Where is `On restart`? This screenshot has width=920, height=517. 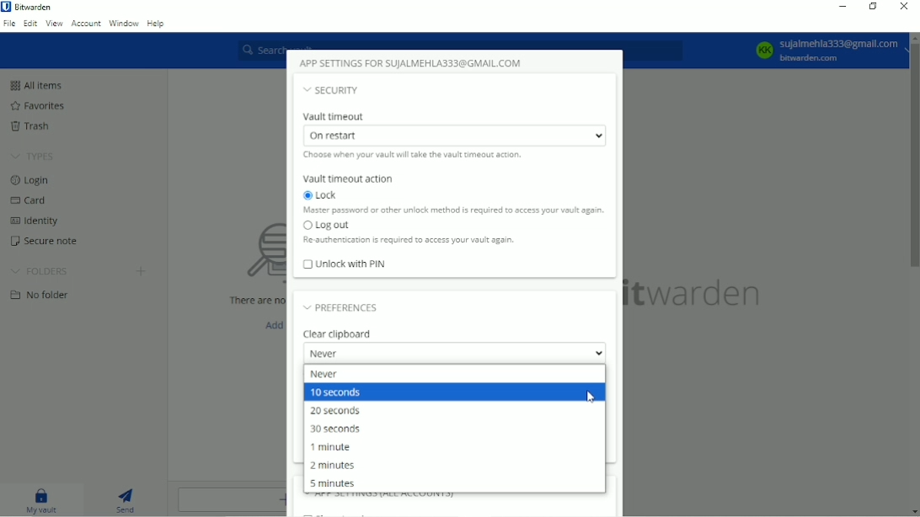 On restart is located at coordinates (451, 135).